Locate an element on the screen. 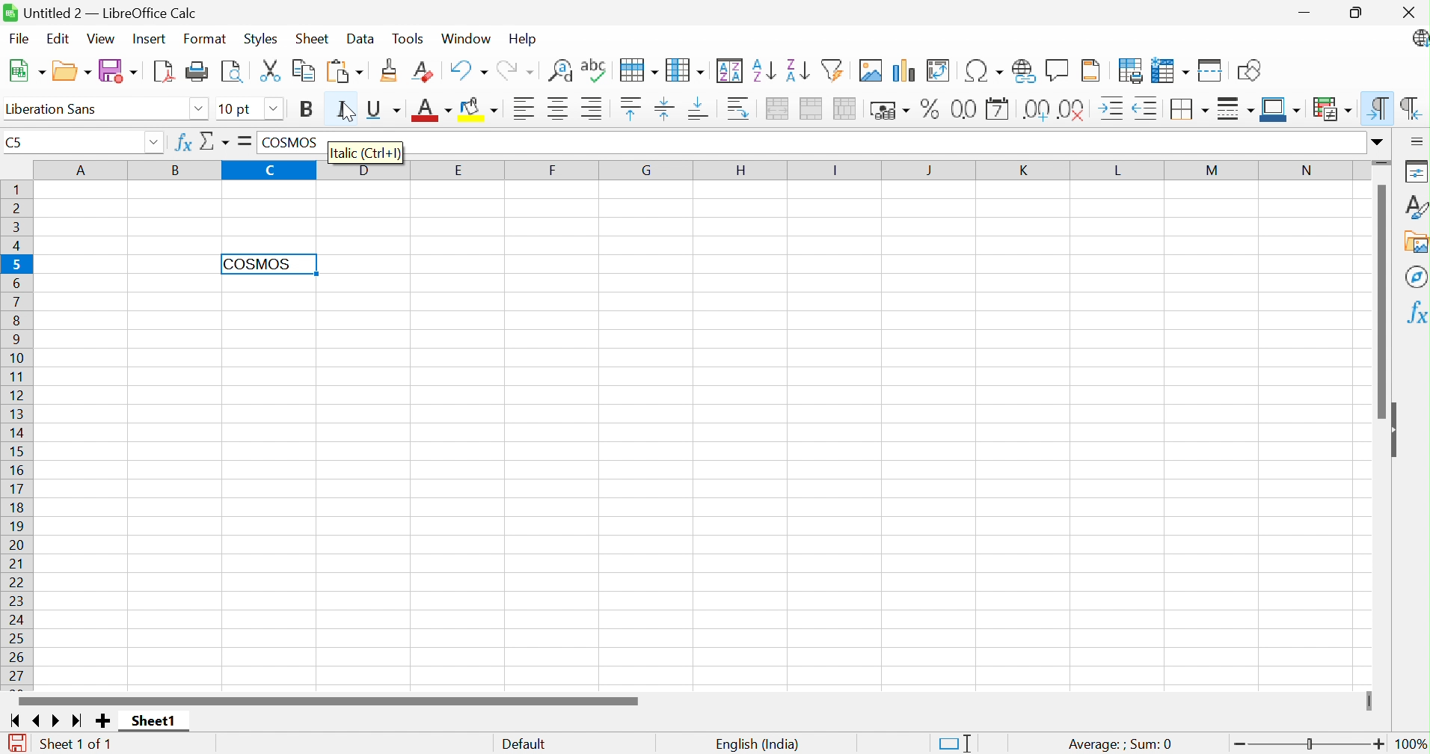  Borders is located at coordinates (1187, 110).